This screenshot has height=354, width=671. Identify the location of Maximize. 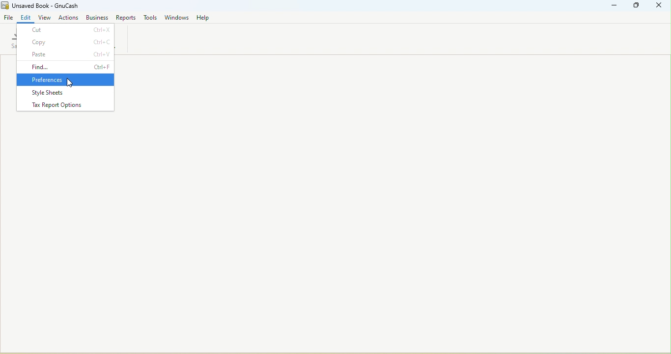
(636, 6).